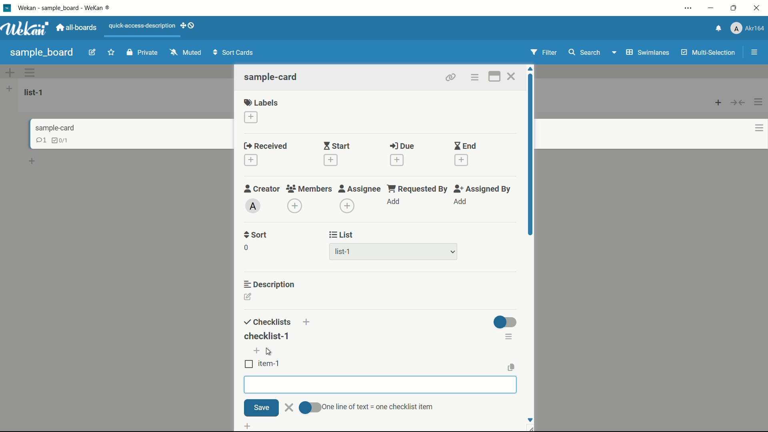 This screenshot has height=432, width=768. I want to click on add, so click(181, 26).